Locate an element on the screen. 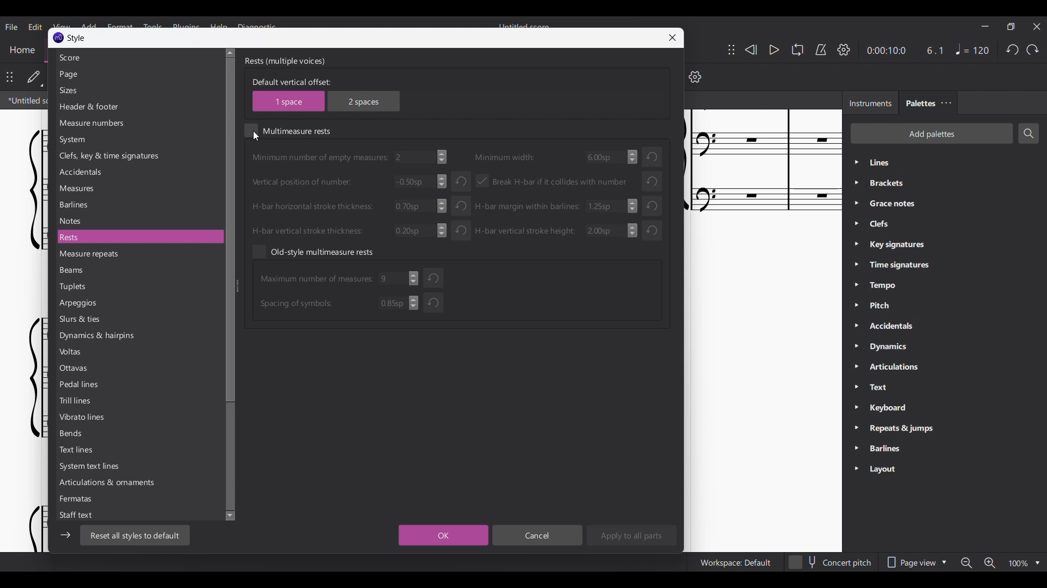  Undo is located at coordinates (1012, 50).